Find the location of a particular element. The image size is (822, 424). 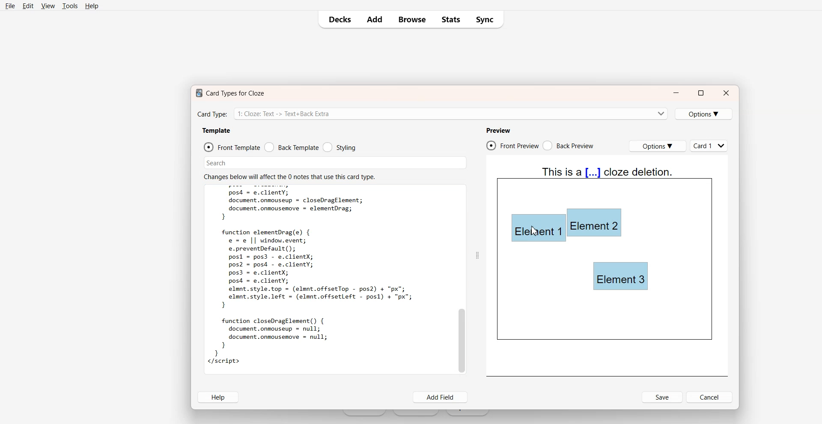

cursors is located at coordinates (533, 230).